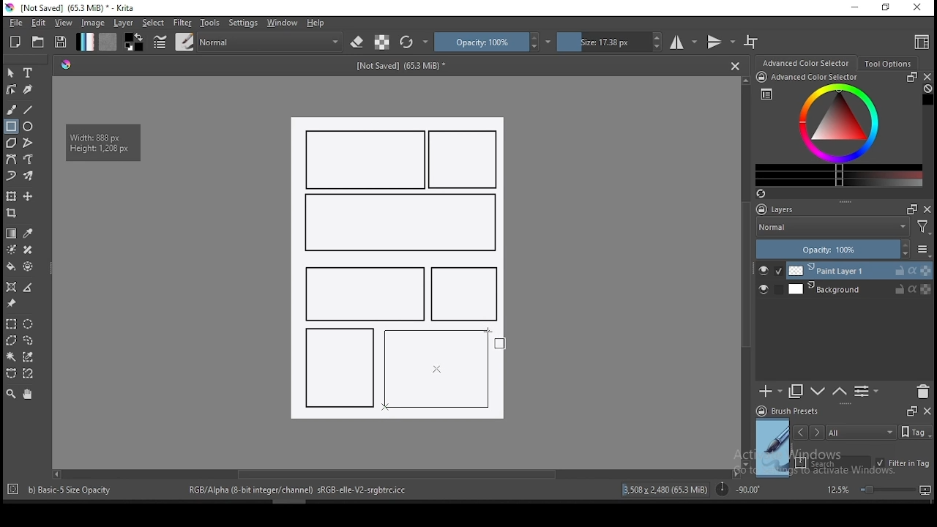 This screenshot has width=937, height=527. What do you see at coordinates (398, 223) in the screenshot?
I see `new rectangle` at bounding box center [398, 223].